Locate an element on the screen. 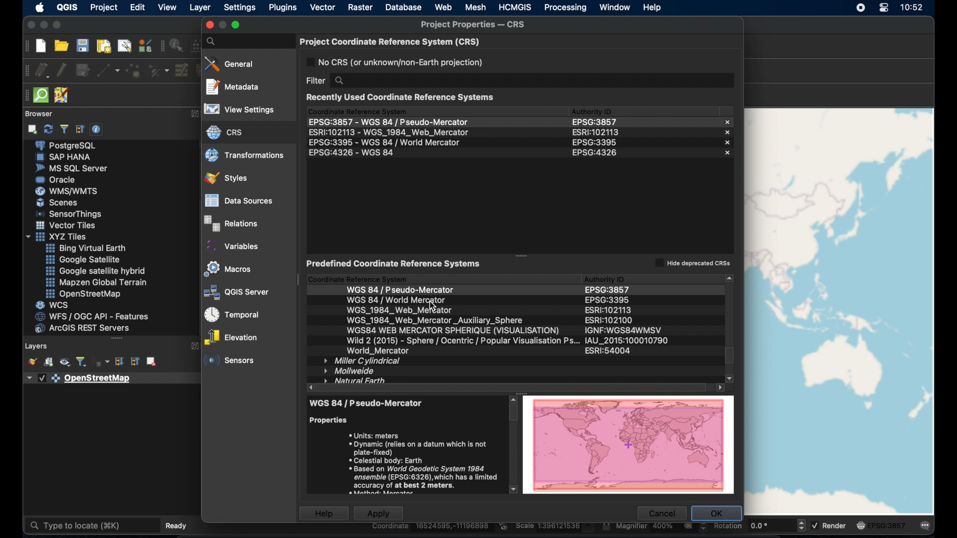  wfs/ogc api - features is located at coordinates (92, 316).